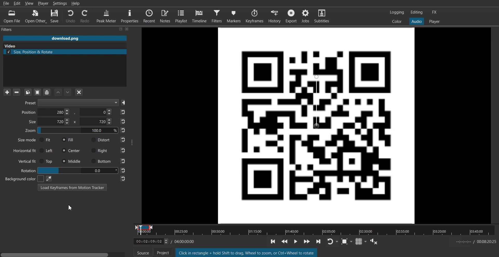 The height and width of the screenshot is (257, 499). What do you see at coordinates (307, 242) in the screenshot?
I see `Play Quickly forwards` at bounding box center [307, 242].